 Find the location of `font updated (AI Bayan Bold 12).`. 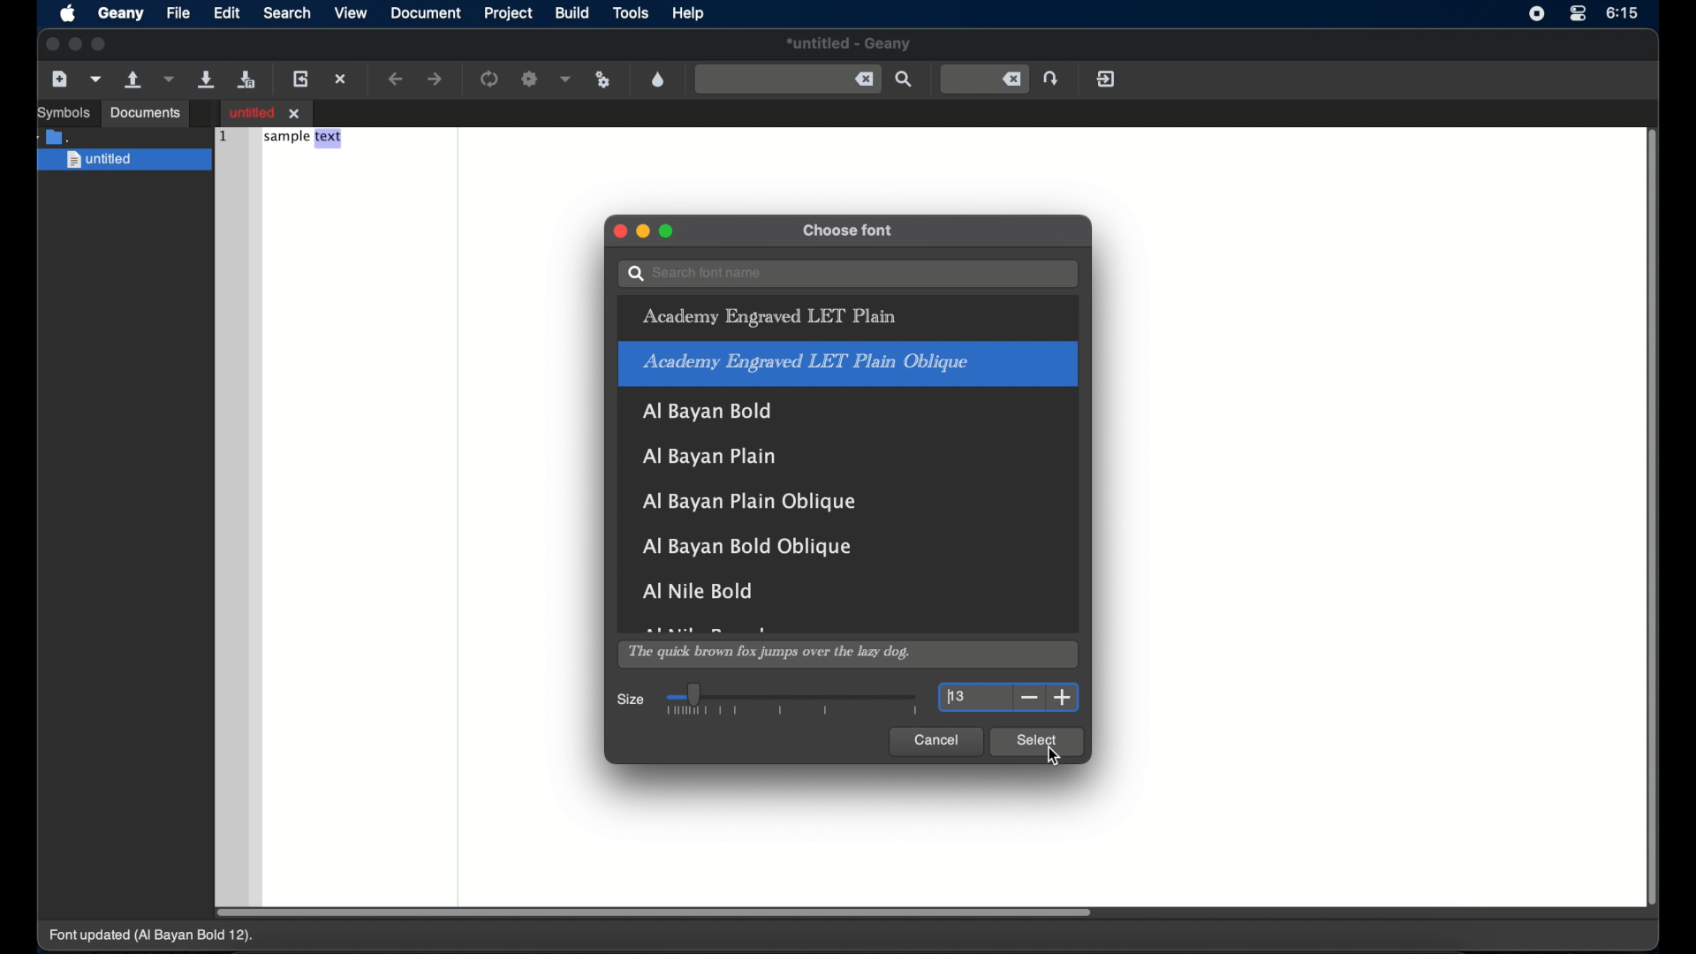

font updated (AI Bayan Bold 12). is located at coordinates (153, 936).